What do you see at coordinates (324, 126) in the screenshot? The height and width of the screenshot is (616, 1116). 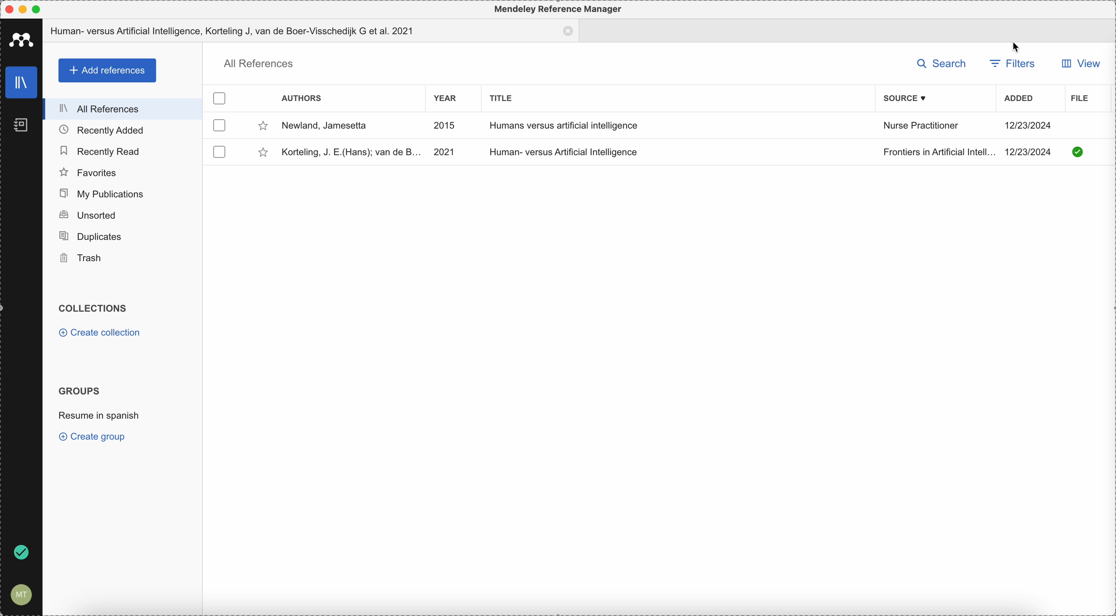 I see `Newlad, Jamsetta` at bounding box center [324, 126].